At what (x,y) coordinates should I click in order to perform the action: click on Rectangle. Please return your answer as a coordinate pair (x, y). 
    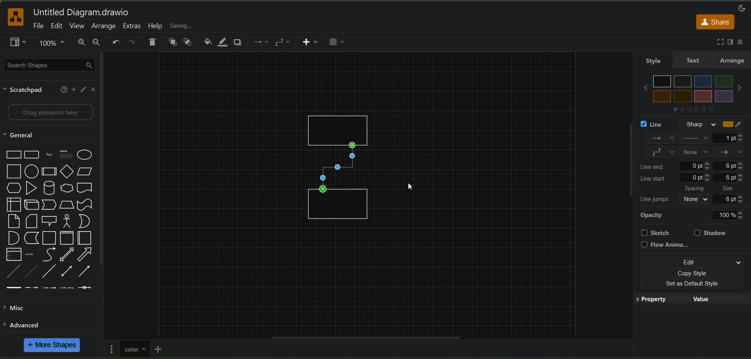
    Looking at the image, I should click on (12, 154).